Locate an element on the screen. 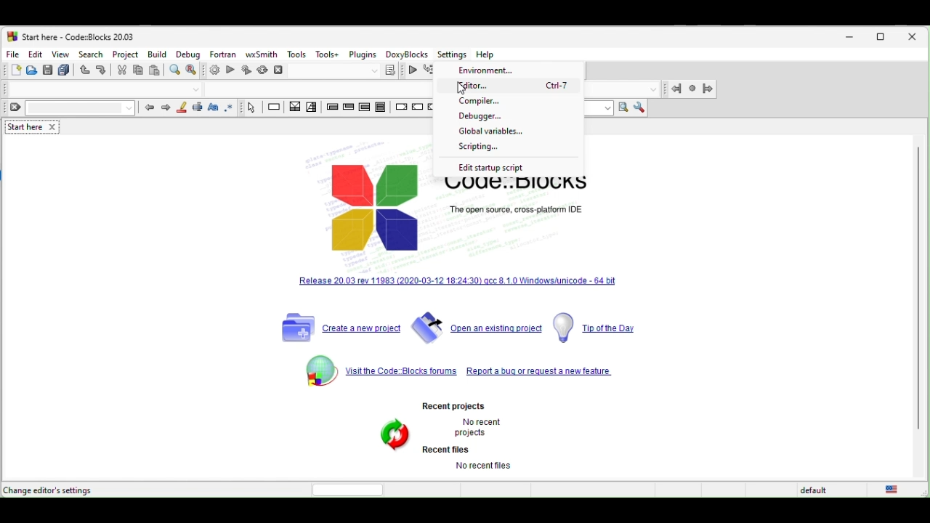  view is located at coordinates (61, 54).